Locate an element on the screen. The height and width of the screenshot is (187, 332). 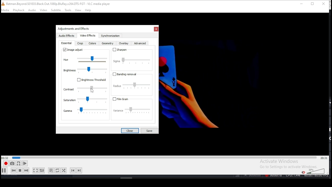
hue slider is located at coordinates (86, 59).